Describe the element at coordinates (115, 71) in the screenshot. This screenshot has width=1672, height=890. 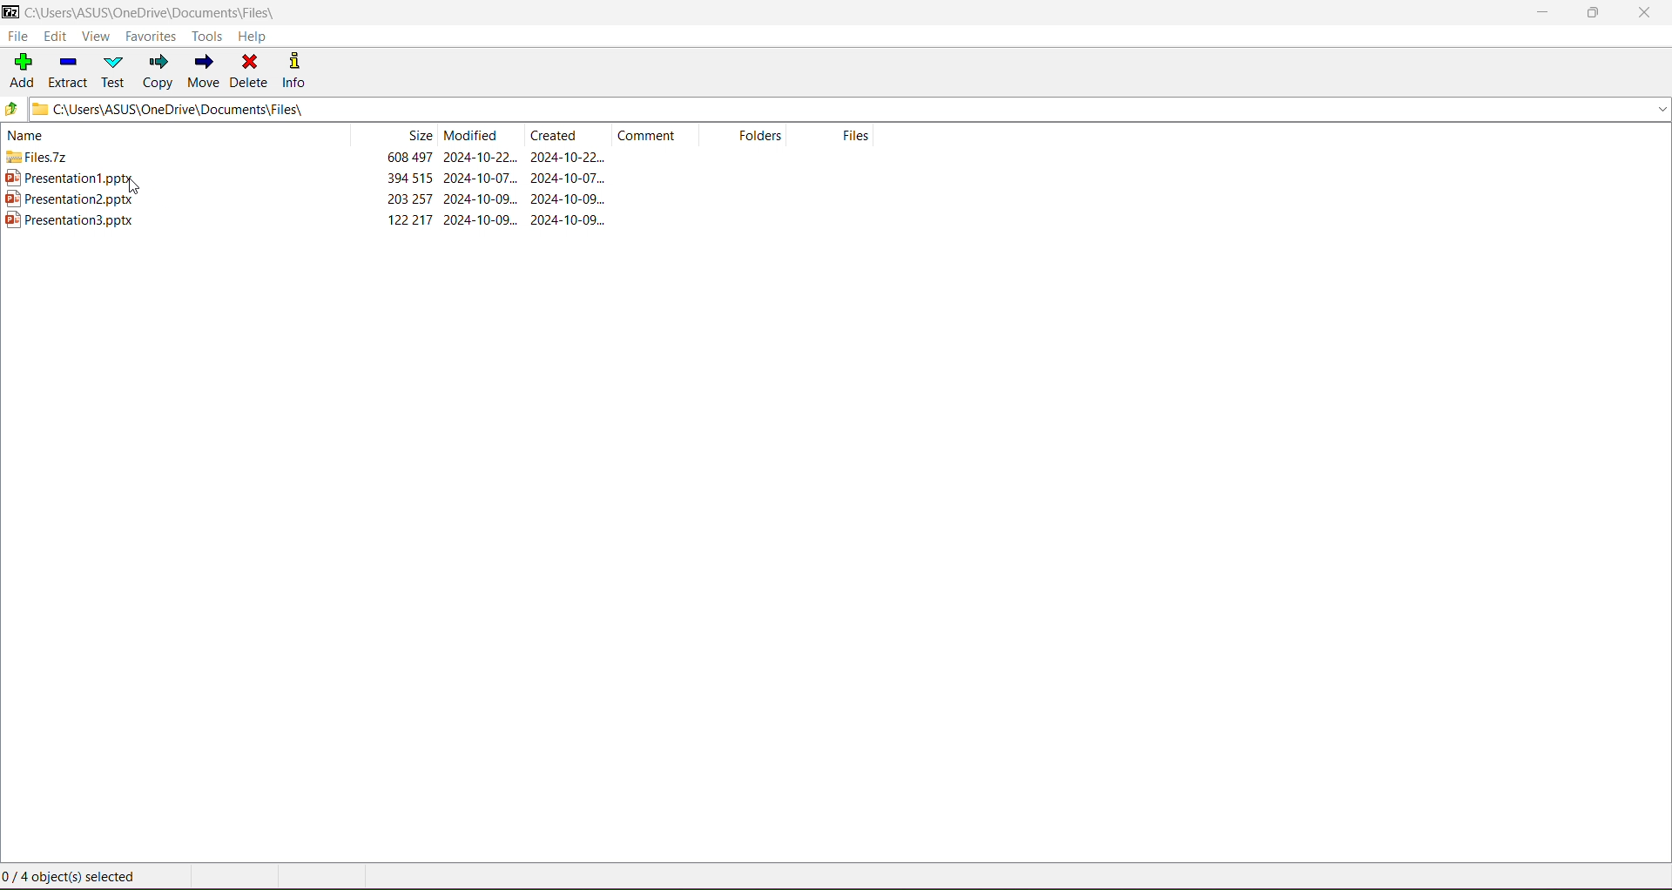
I see `Test` at that location.